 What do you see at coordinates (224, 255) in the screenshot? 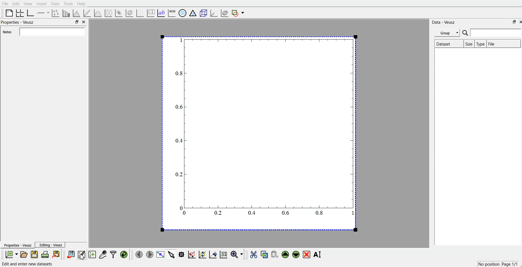
I see `reset graph axes` at bounding box center [224, 255].